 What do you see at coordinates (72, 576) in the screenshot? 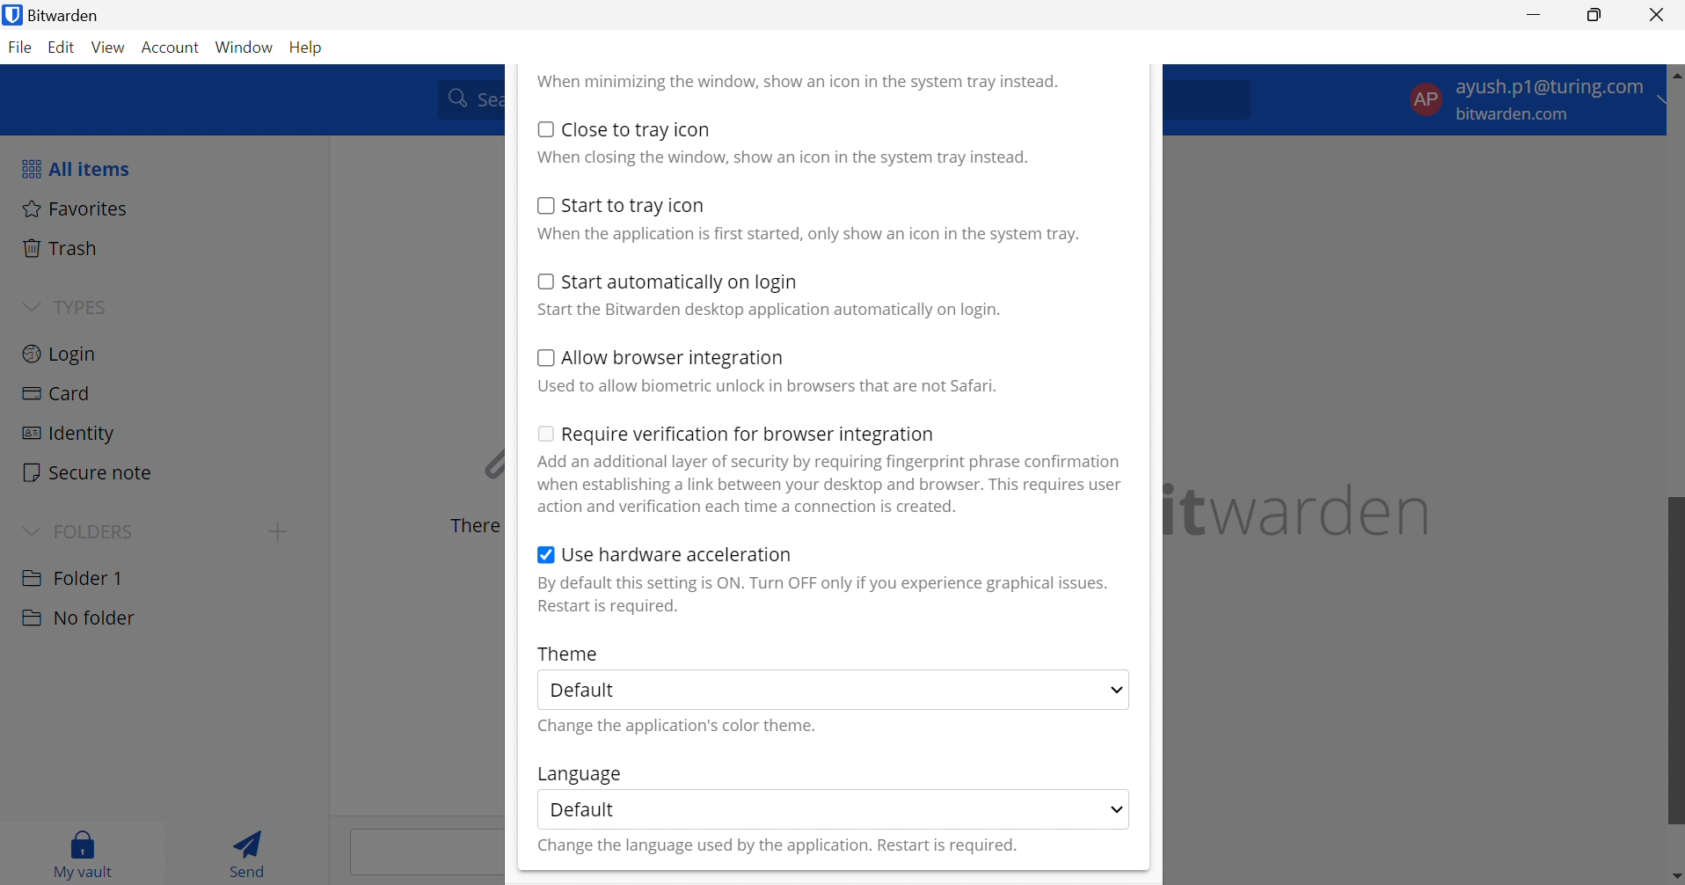
I see `Folder 1` at bounding box center [72, 576].